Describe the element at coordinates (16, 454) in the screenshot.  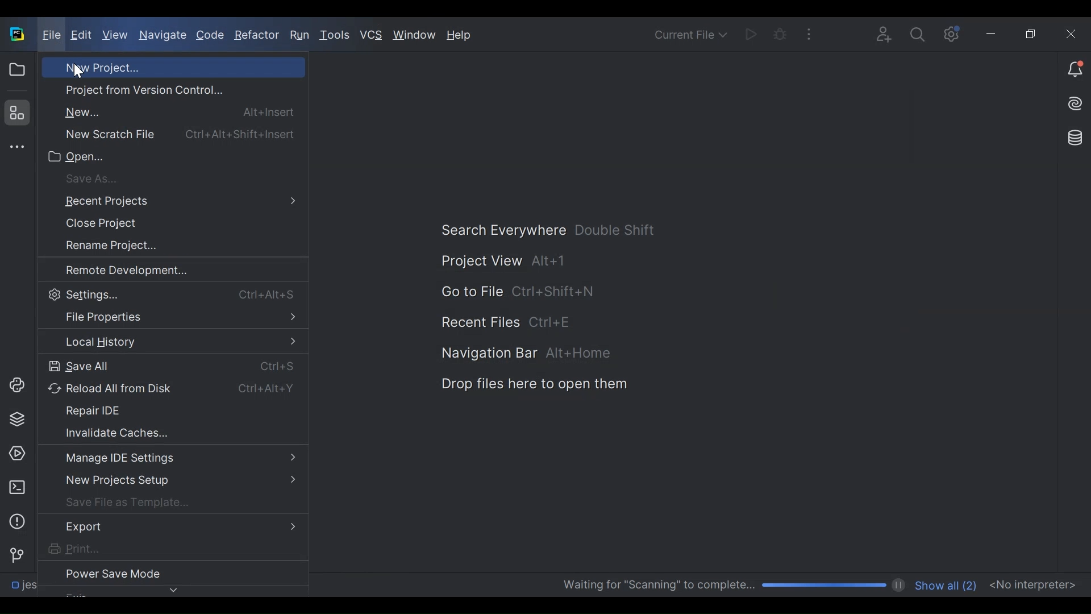
I see `Services` at that location.